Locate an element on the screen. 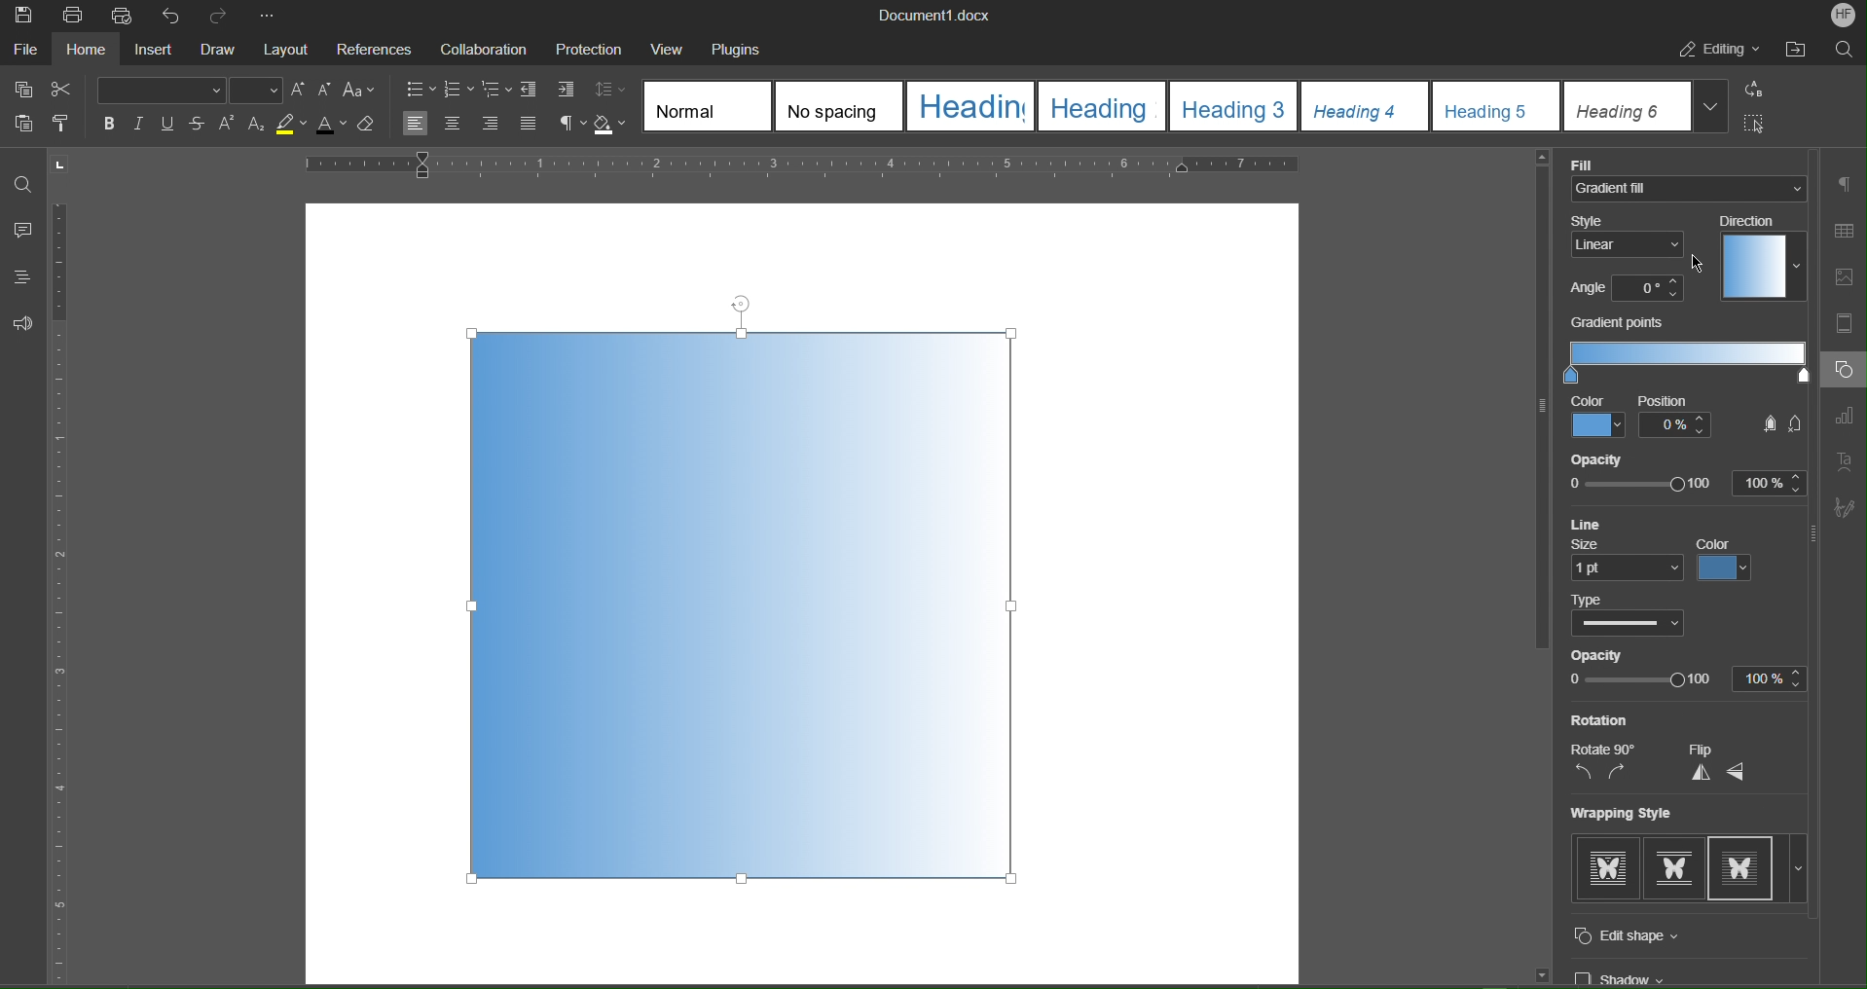  Feedback and Support is located at coordinates (23, 324).